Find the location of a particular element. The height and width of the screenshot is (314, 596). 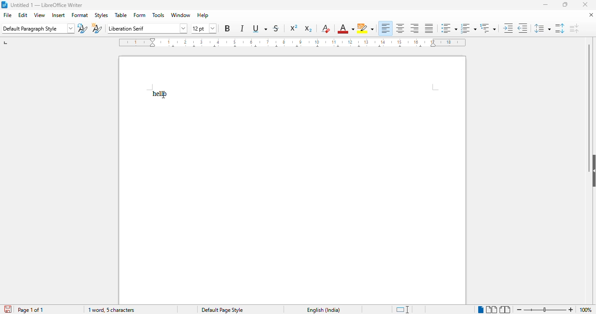

hello is located at coordinates (159, 93).